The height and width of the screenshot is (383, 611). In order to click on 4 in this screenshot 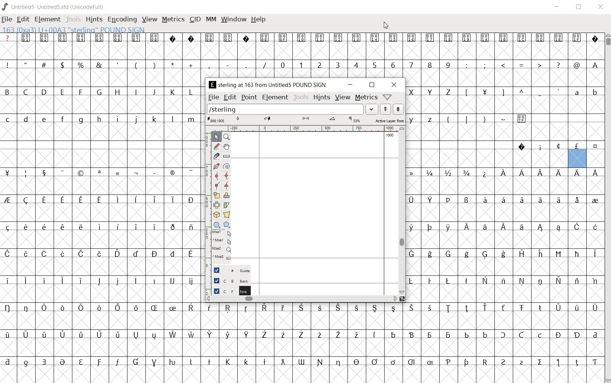, I will do `click(356, 64)`.